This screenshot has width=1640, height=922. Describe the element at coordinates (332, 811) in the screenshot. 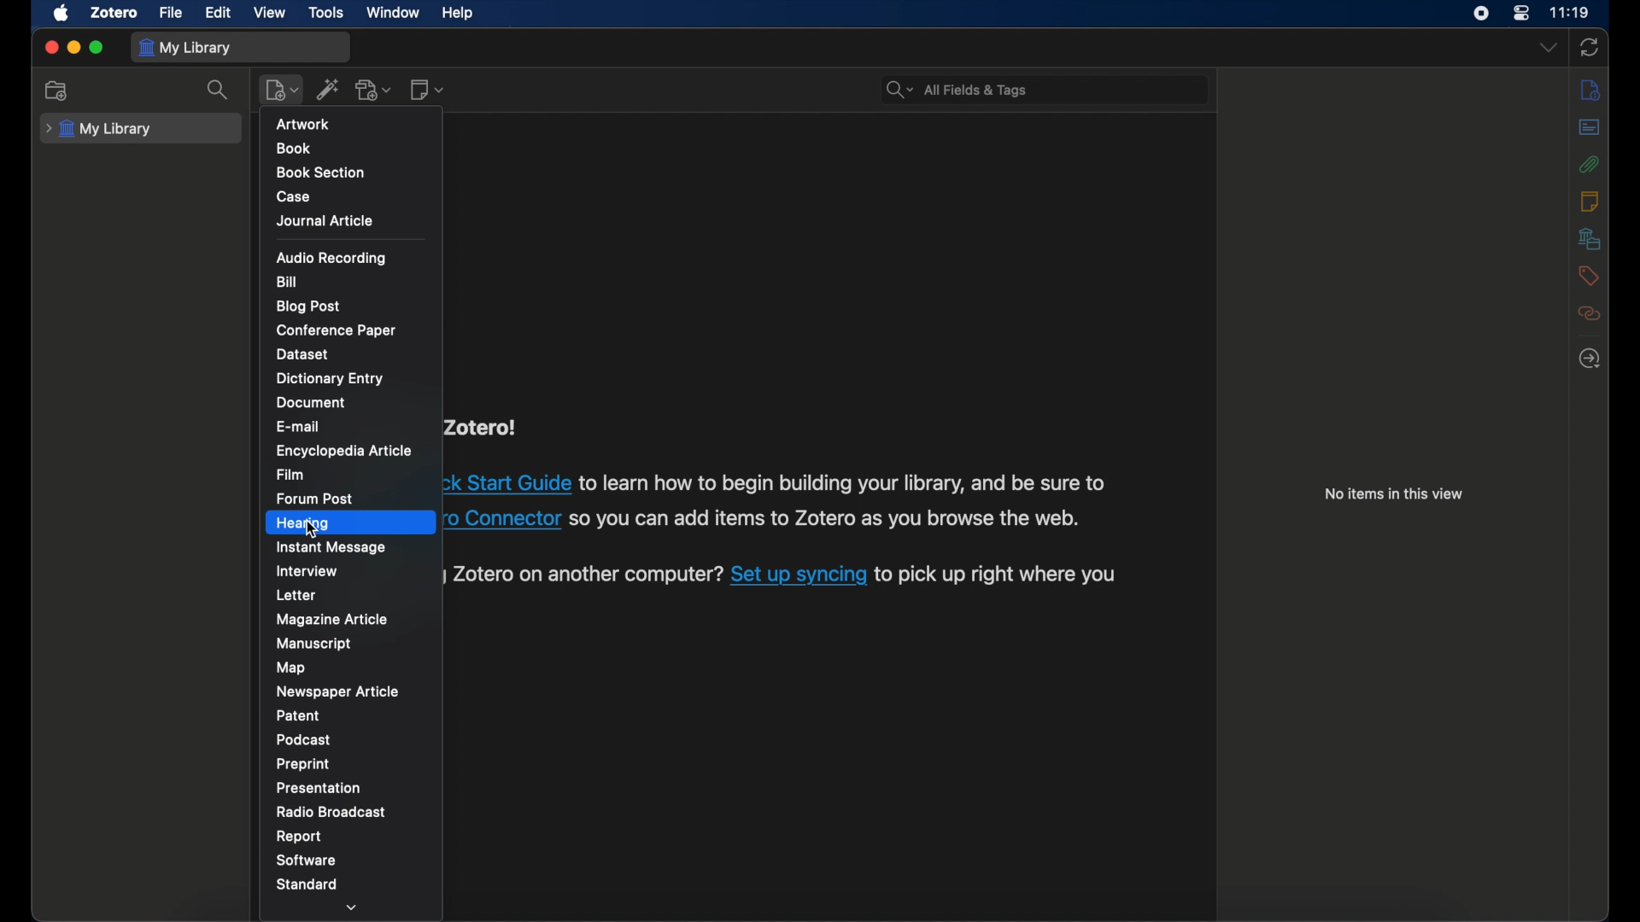

I see `radio broadcast` at that location.